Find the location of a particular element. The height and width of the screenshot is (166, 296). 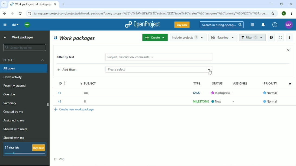

ID is located at coordinates (60, 82).